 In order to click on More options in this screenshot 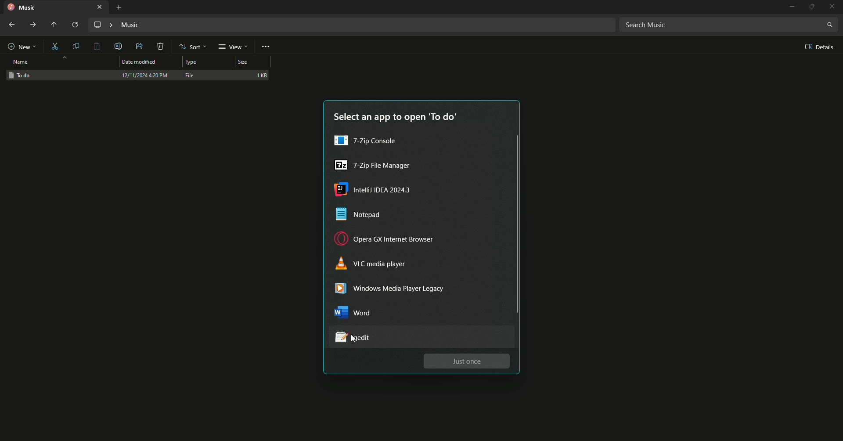, I will do `click(267, 48)`.